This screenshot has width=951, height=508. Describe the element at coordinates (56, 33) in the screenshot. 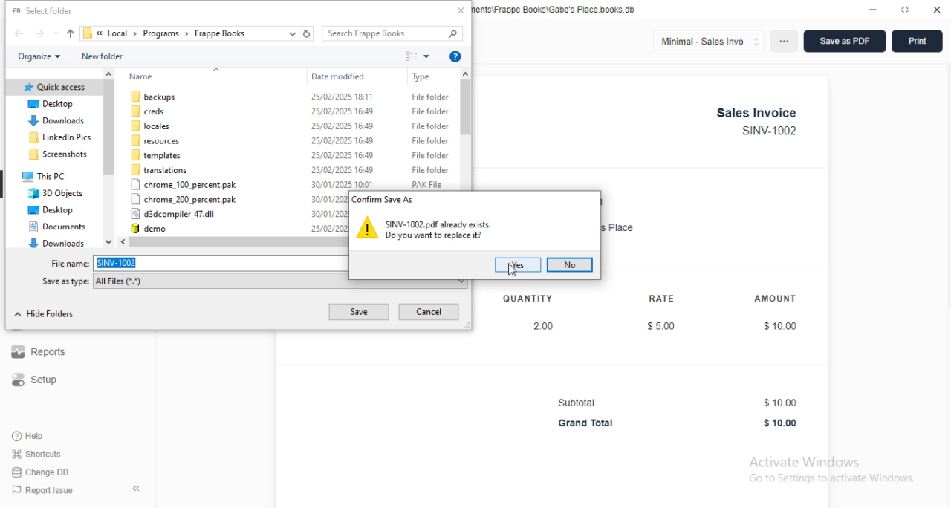

I see `recent locations` at that location.